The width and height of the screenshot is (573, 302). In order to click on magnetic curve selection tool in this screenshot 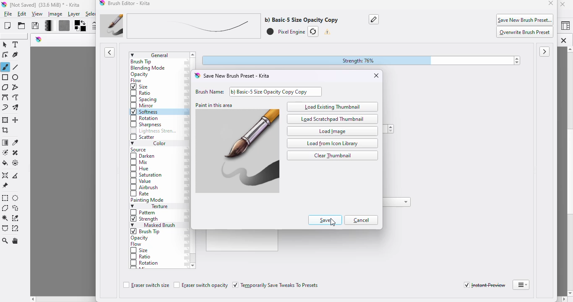, I will do `click(16, 228)`.